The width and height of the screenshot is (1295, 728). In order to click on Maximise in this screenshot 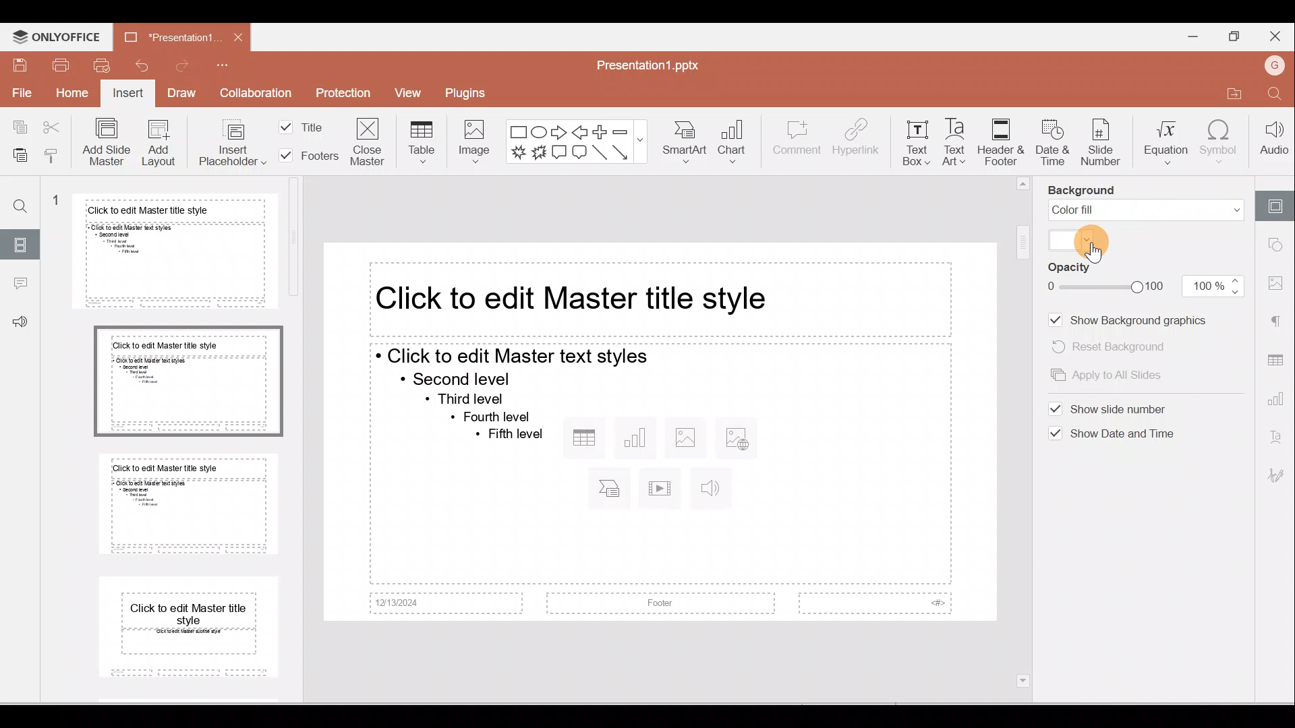, I will do `click(1231, 36)`.